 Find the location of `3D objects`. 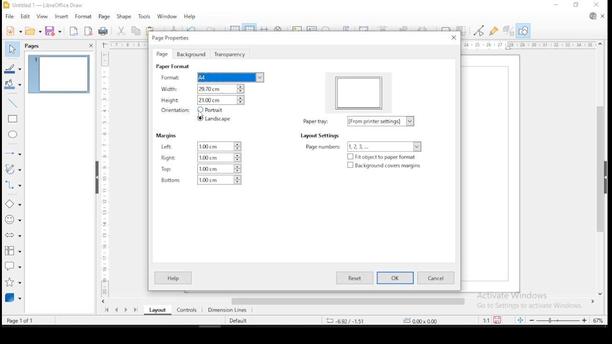

3D objects is located at coordinates (13, 298).